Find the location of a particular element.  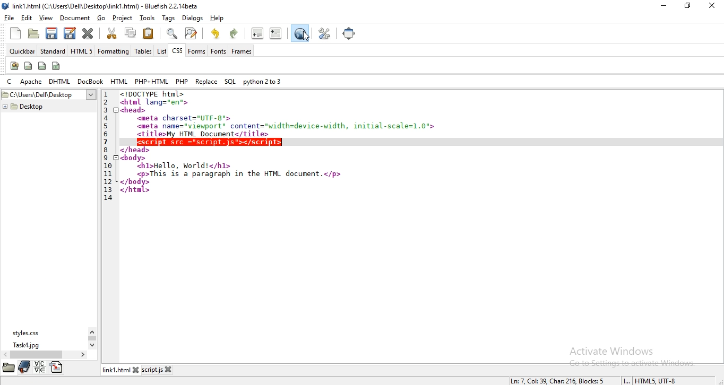

2 is located at coordinates (106, 102).